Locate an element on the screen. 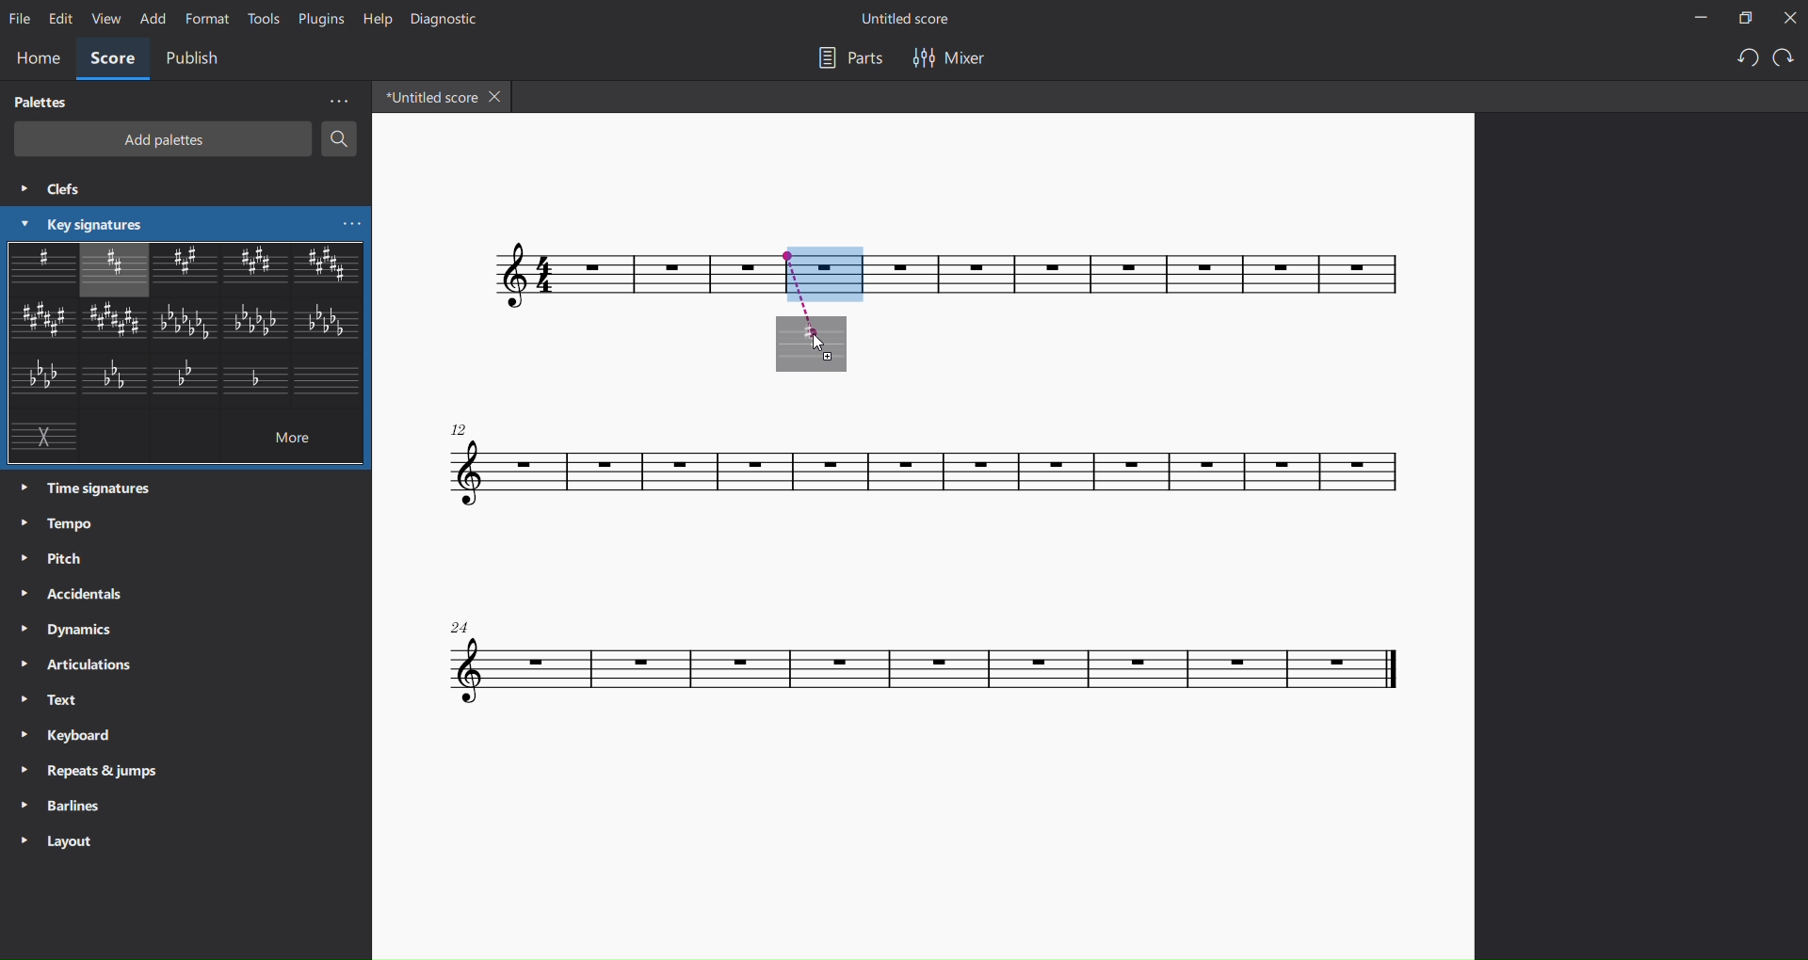 This screenshot has width=1808, height=960. title is located at coordinates (905, 20).